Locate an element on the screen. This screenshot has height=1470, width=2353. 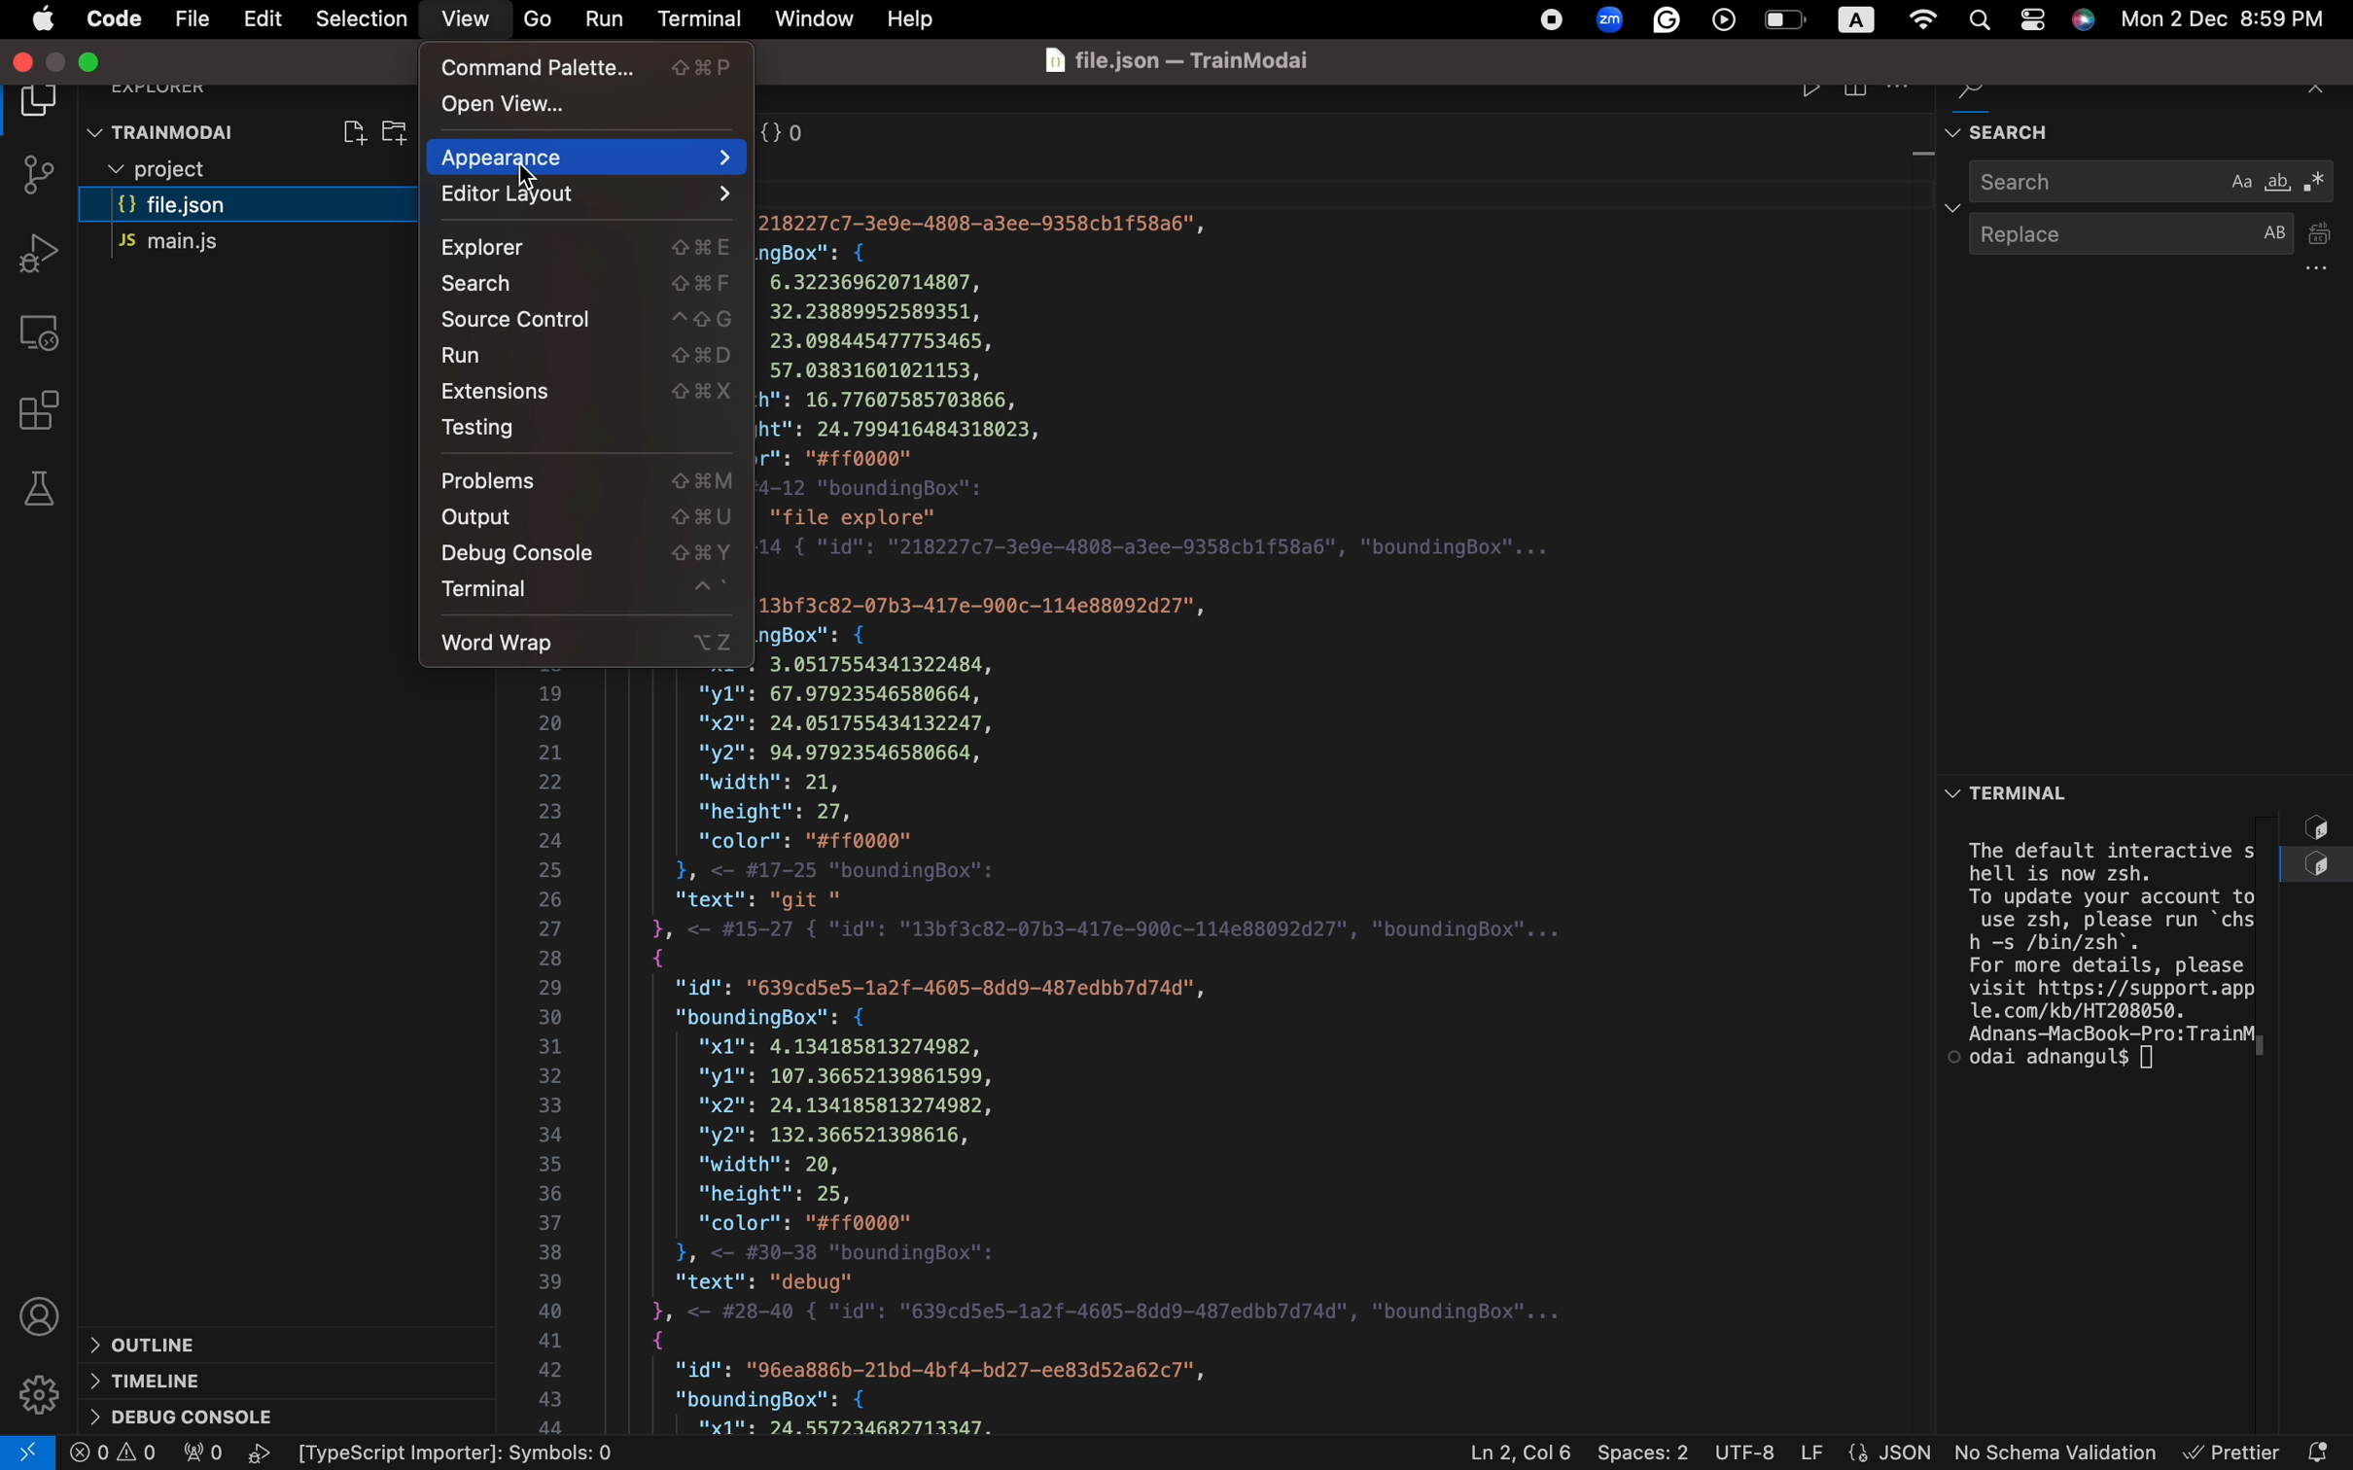
Extension  is located at coordinates (586, 391).